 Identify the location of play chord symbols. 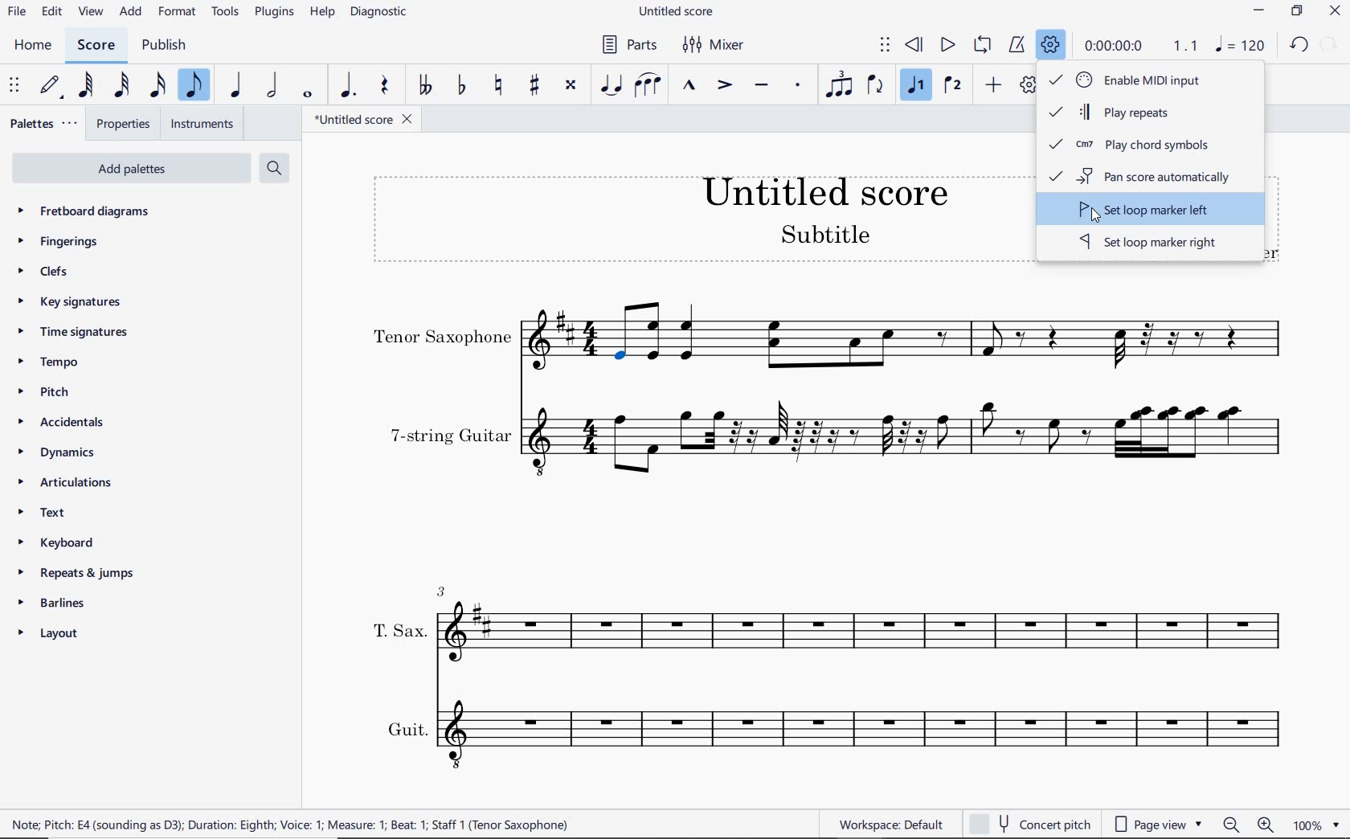
(1136, 145).